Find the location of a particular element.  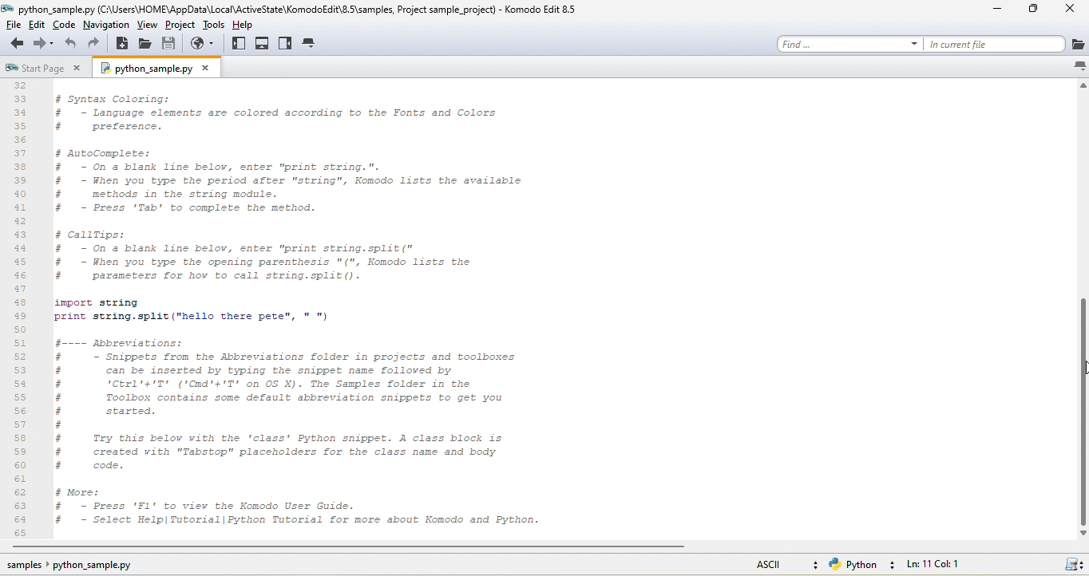

cursor is located at coordinates (1082, 373).